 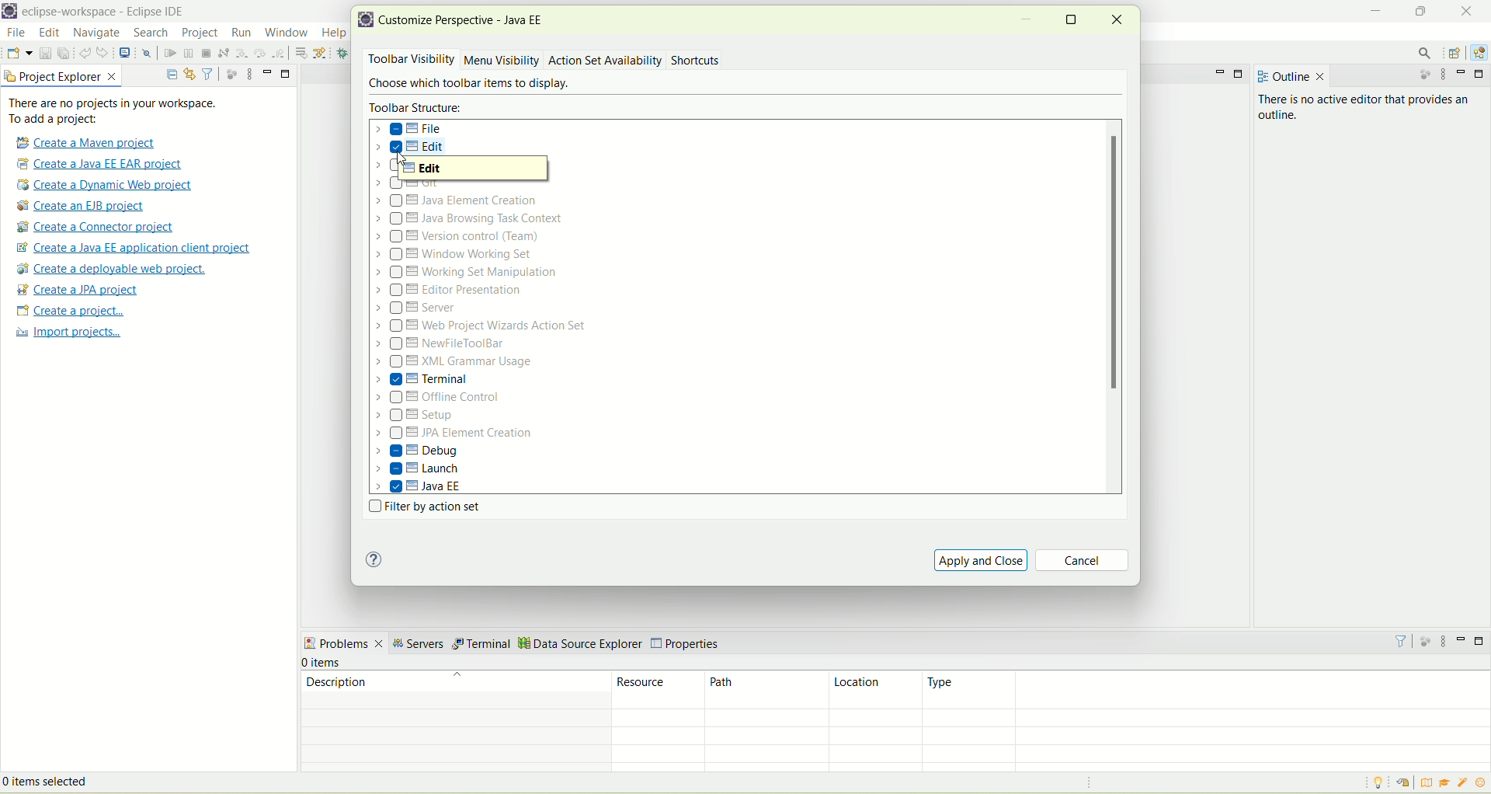 I want to click on maximize, so click(x=1072, y=18).